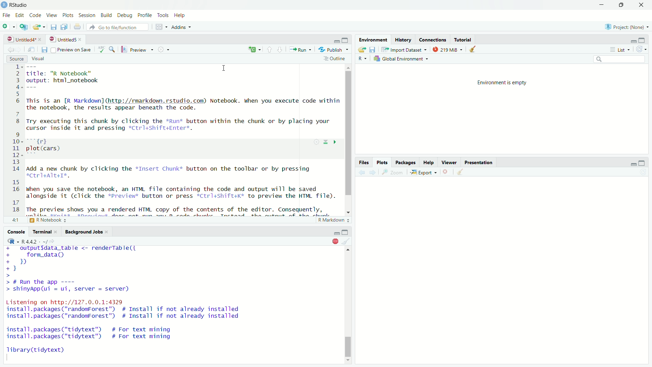 This screenshot has height=367, width=652. Describe the element at coordinates (24, 27) in the screenshot. I see `Create a project` at that location.